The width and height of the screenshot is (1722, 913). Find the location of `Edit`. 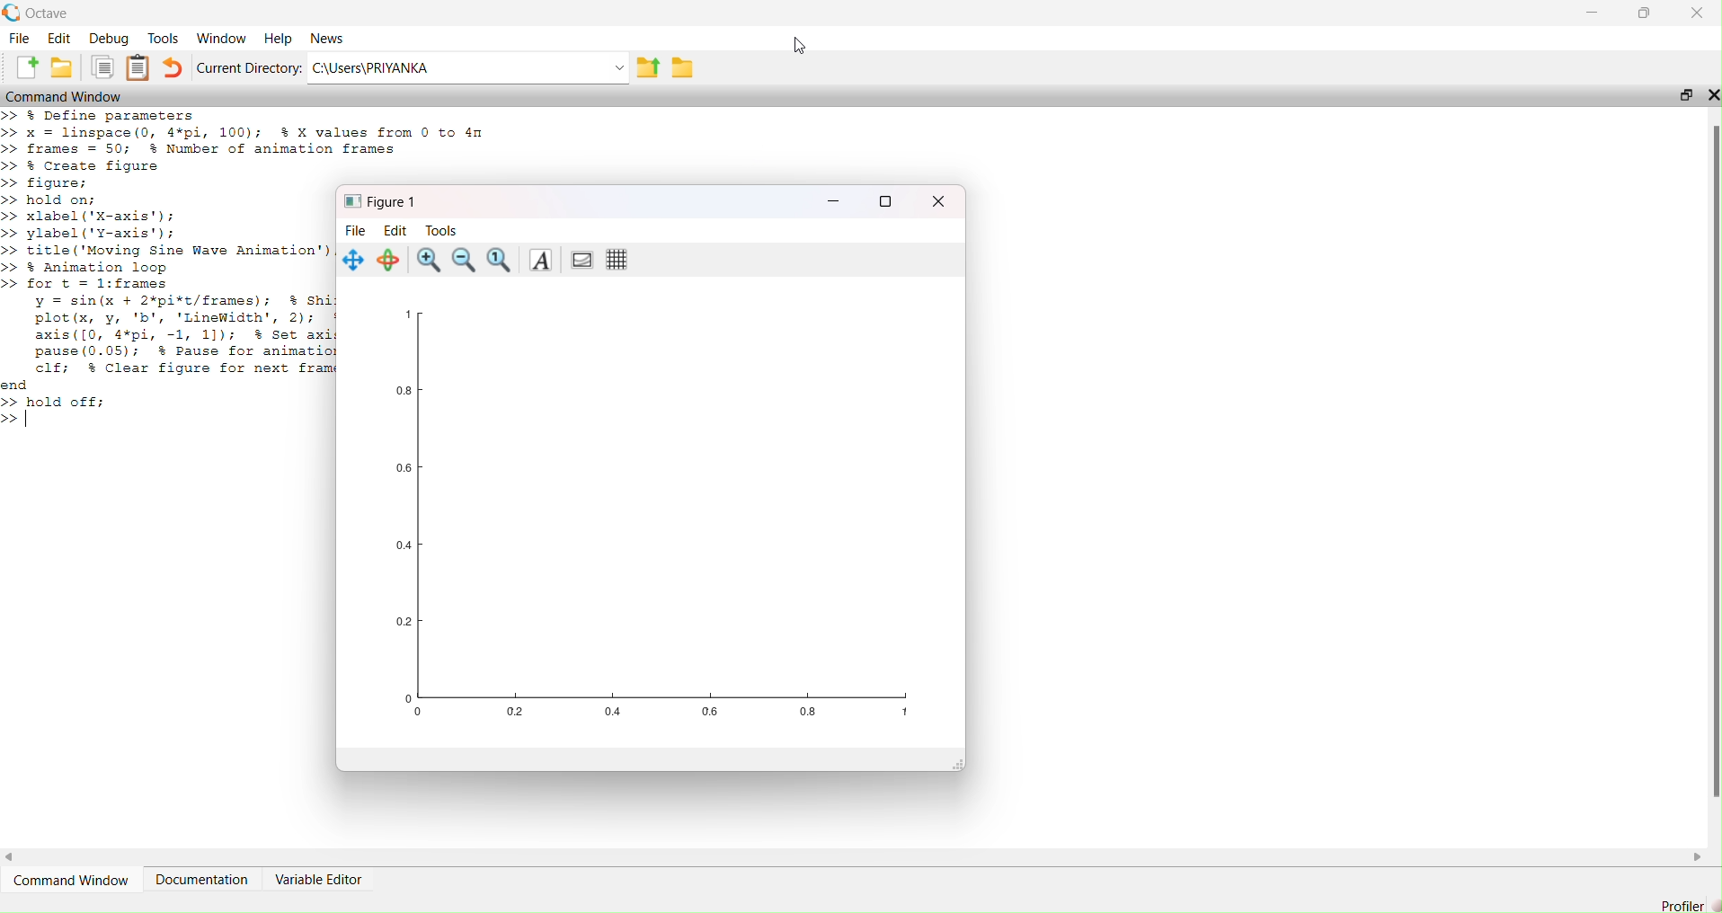

Edit is located at coordinates (396, 231).